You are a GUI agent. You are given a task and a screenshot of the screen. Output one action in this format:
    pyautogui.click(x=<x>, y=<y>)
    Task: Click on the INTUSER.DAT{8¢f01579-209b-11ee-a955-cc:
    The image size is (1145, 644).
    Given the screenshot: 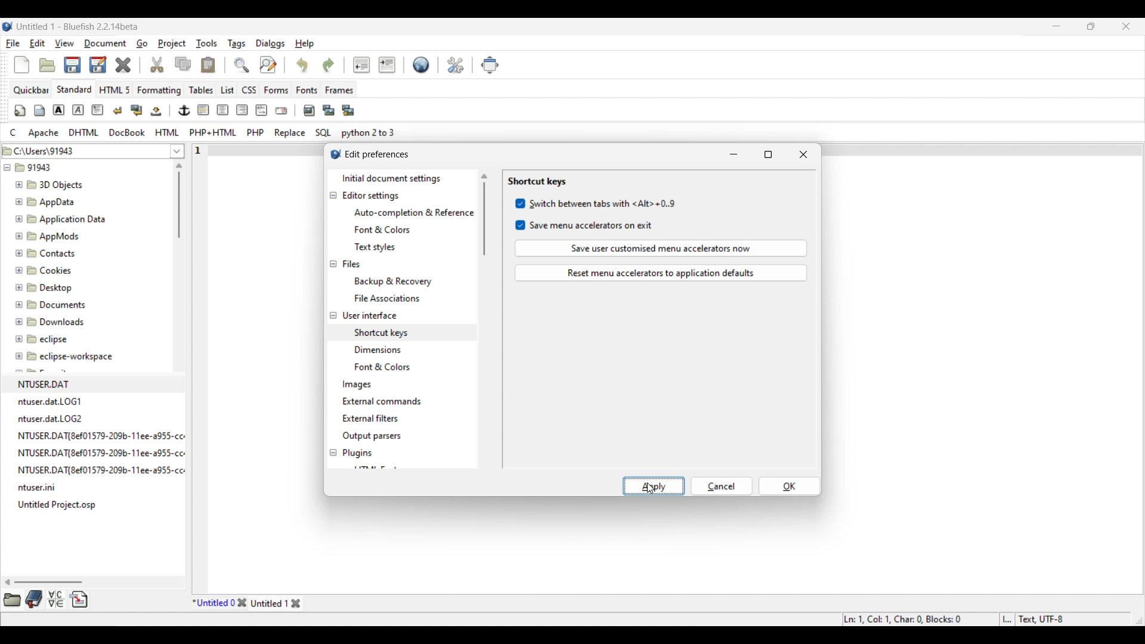 What is the action you would take?
    pyautogui.click(x=108, y=453)
    